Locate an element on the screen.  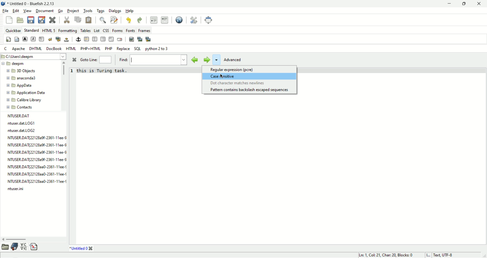
NTUSER.DAT{221282a0-2361-11ee-¢ is located at coordinates (34, 167).